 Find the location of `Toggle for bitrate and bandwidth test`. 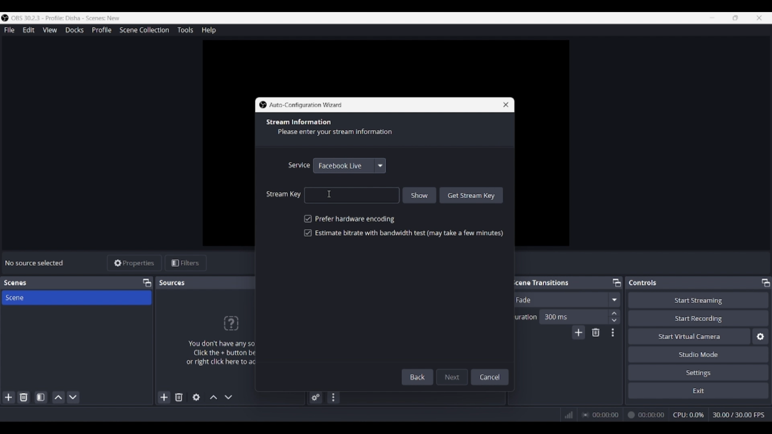

Toggle for bitrate and bandwidth test is located at coordinates (403, 233).